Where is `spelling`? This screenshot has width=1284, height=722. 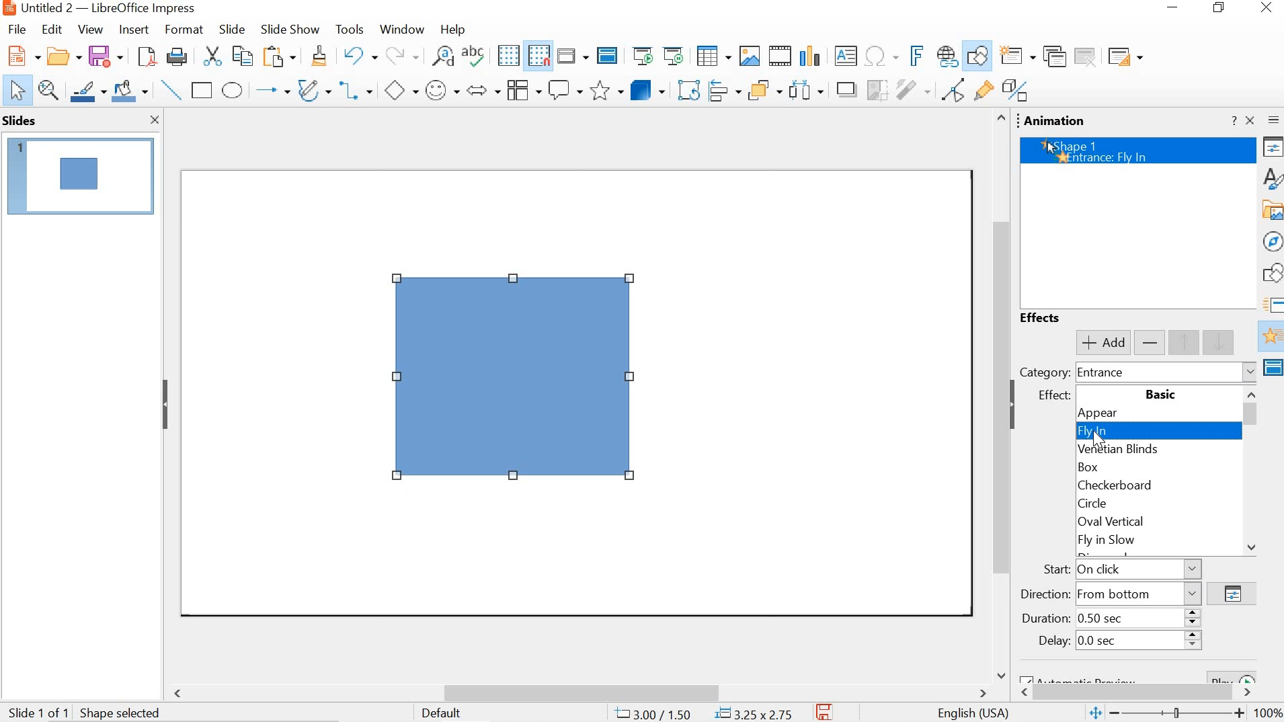
spelling is located at coordinates (473, 55).